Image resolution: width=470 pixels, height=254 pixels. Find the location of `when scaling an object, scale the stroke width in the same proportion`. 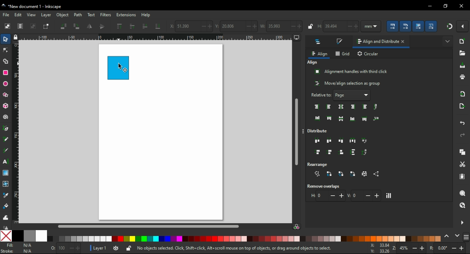

when scaling an object, scale the stroke width in the same proportion is located at coordinates (394, 26).